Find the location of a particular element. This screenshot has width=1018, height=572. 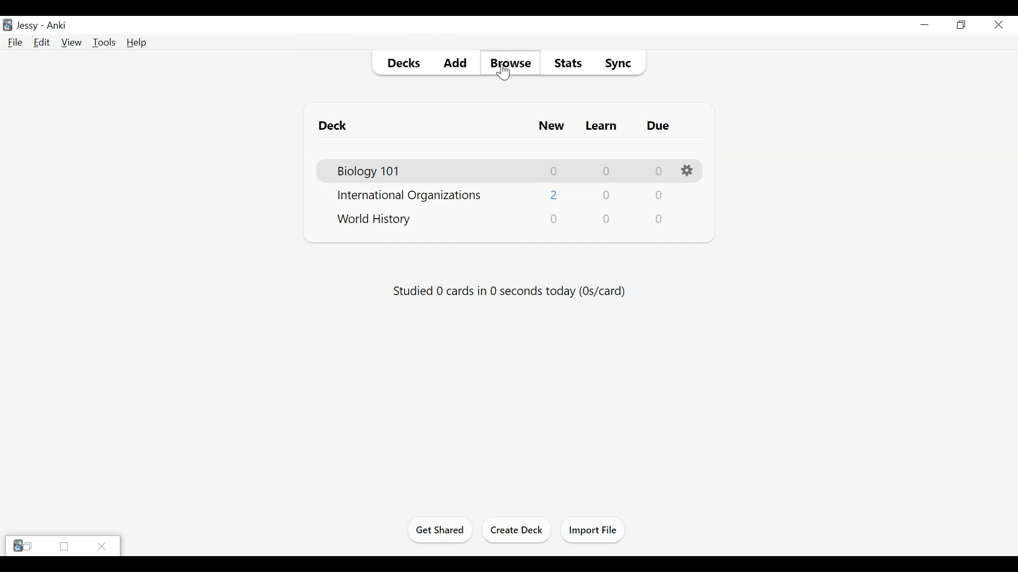

Anki Restore tabs is located at coordinates (23, 546).